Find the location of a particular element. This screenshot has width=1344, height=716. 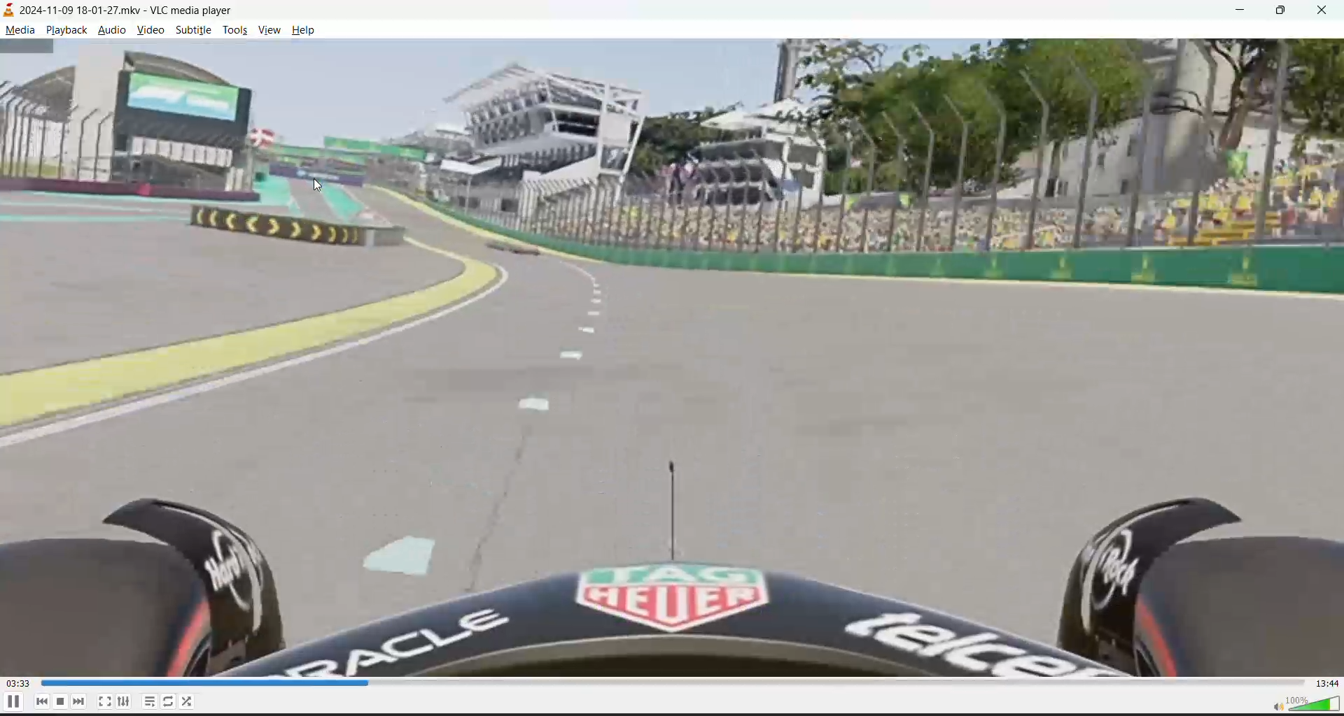

toggle loop is located at coordinates (171, 703).